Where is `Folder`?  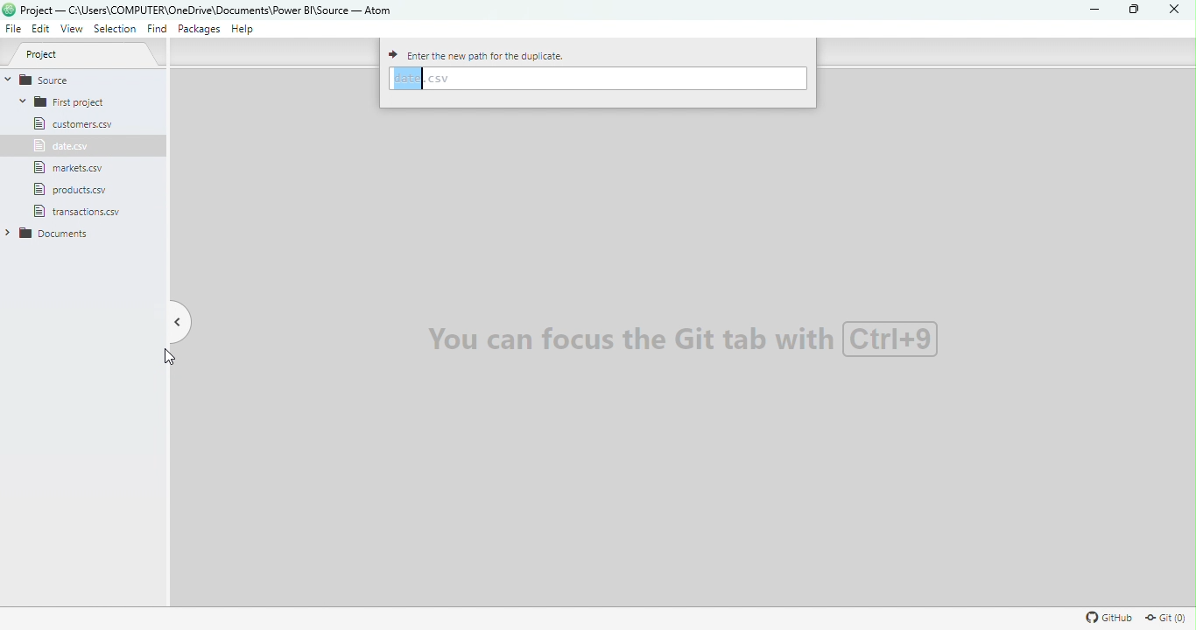 Folder is located at coordinates (49, 233).